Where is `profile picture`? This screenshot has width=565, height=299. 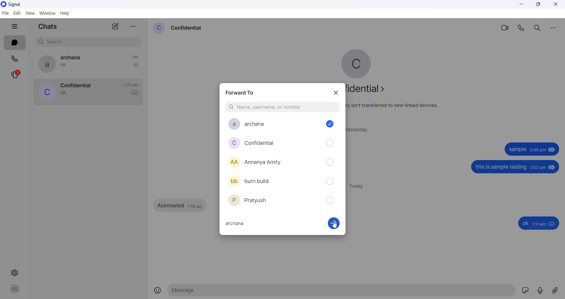 profile picture is located at coordinates (361, 64).